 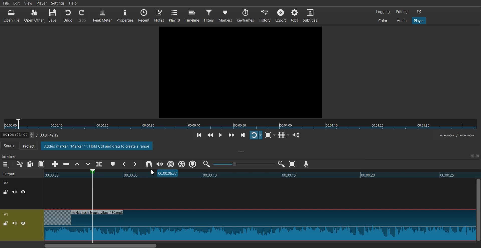 What do you see at coordinates (125, 15) in the screenshot?
I see `Properties` at bounding box center [125, 15].